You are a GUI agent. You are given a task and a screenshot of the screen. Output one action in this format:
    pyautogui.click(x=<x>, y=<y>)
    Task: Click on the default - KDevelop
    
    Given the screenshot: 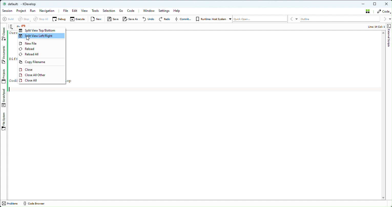 What is the action you would take?
    pyautogui.click(x=22, y=4)
    